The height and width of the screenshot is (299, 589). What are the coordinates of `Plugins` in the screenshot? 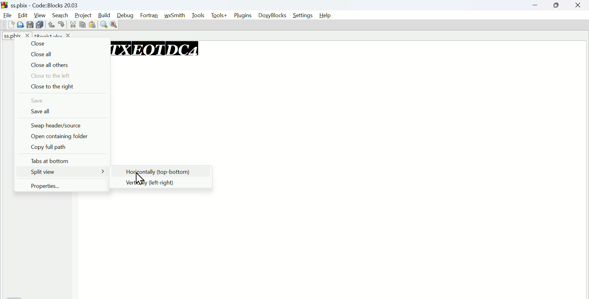 It's located at (243, 16).